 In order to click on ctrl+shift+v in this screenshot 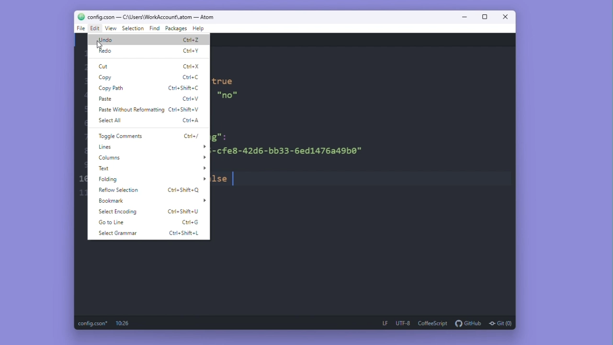, I will do `click(188, 109)`.